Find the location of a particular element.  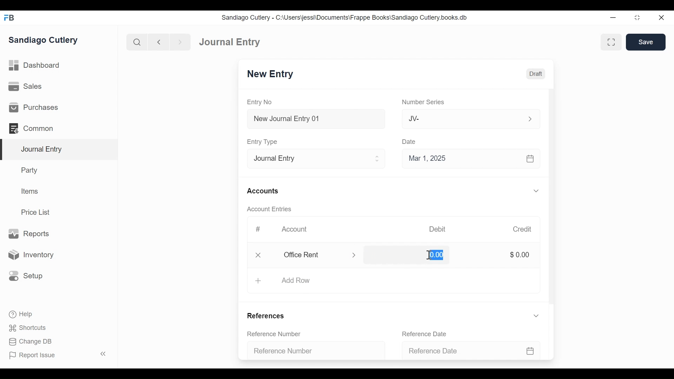

collapse sidebar is located at coordinates (102, 354).